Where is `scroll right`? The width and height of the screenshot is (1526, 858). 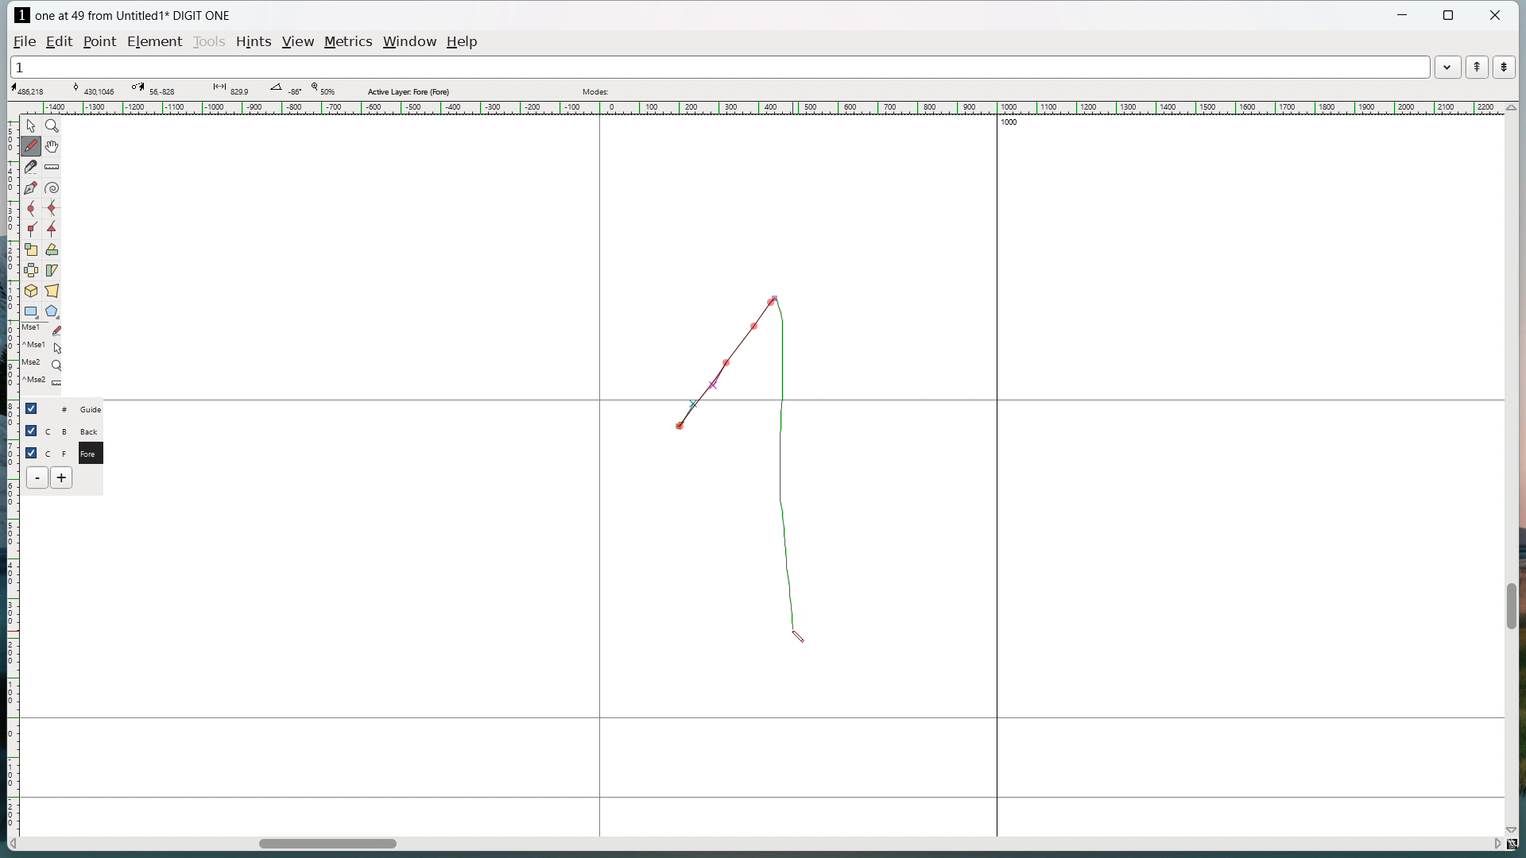 scroll right is located at coordinates (1495, 842).